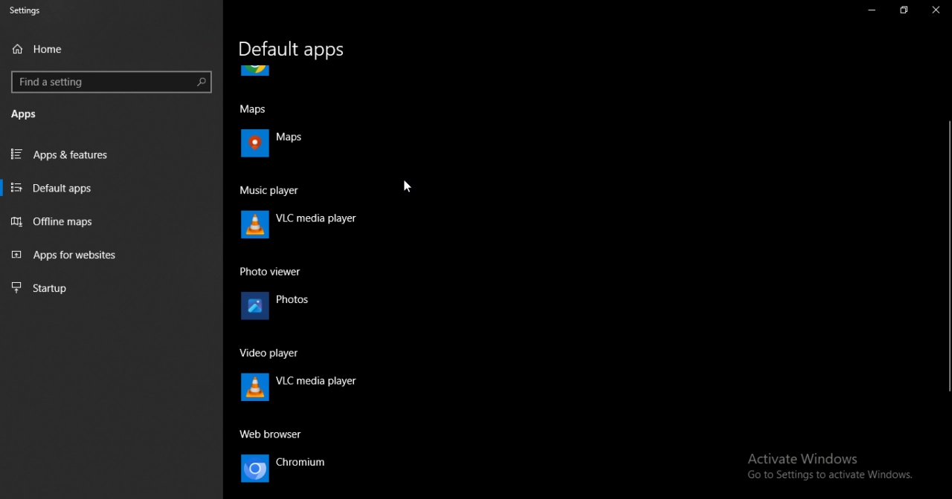 The height and width of the screenshot is (499, 952). What do you see at coordinates (114, 48) in the screenshot?
I see `home` at bounding box center [114, 48].